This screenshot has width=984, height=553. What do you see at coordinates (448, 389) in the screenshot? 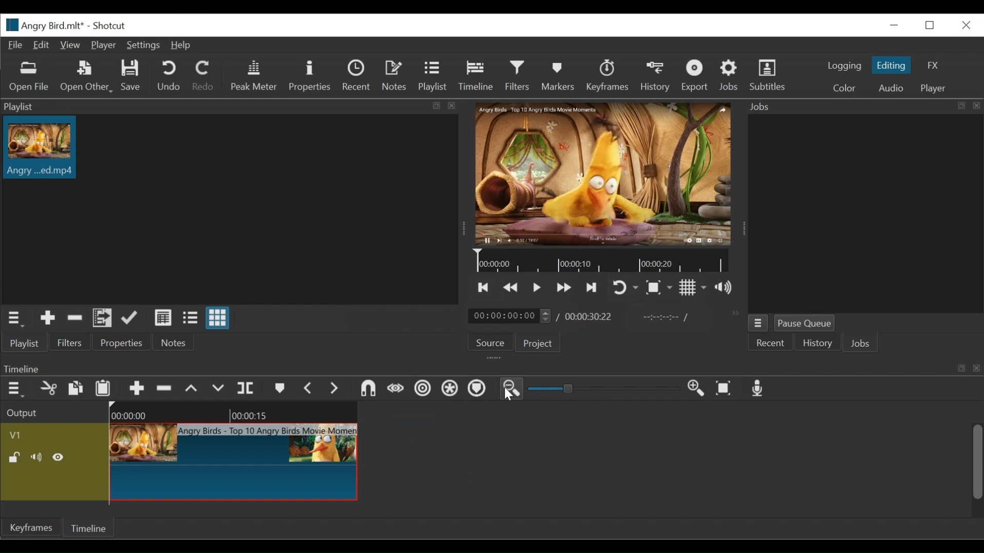
I see `Snap` at bounding box center [448, 389].